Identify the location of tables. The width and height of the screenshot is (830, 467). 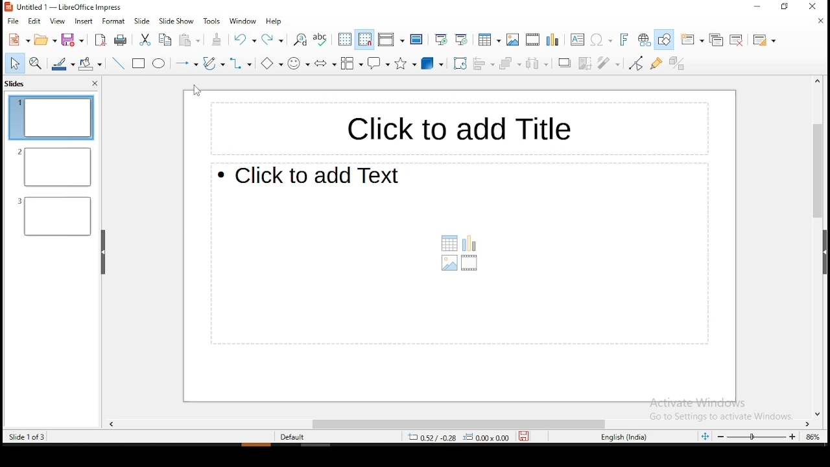
(489, 40).